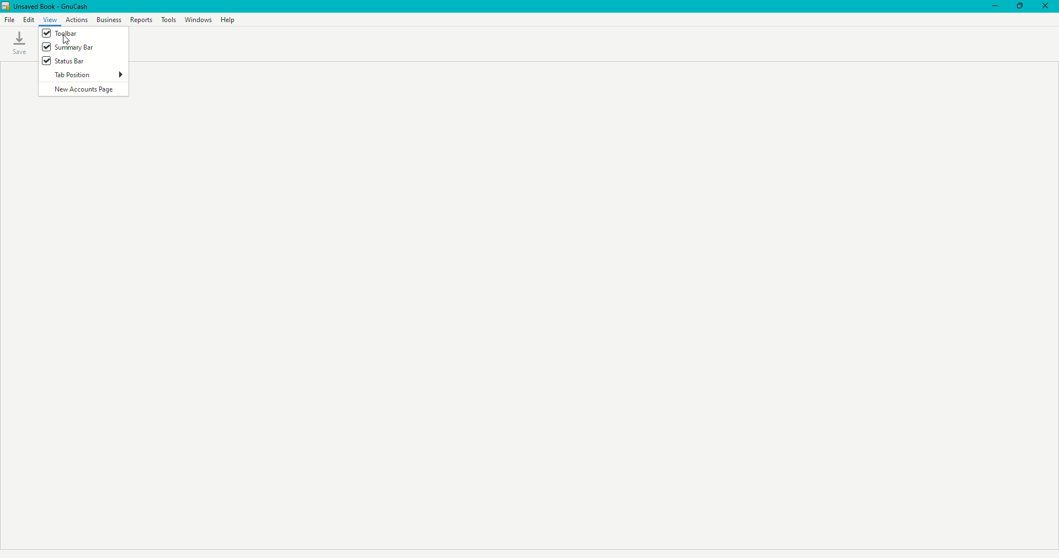  Describe the element at coordinates (50, 20) in the screenshot. I see `View` at that location.